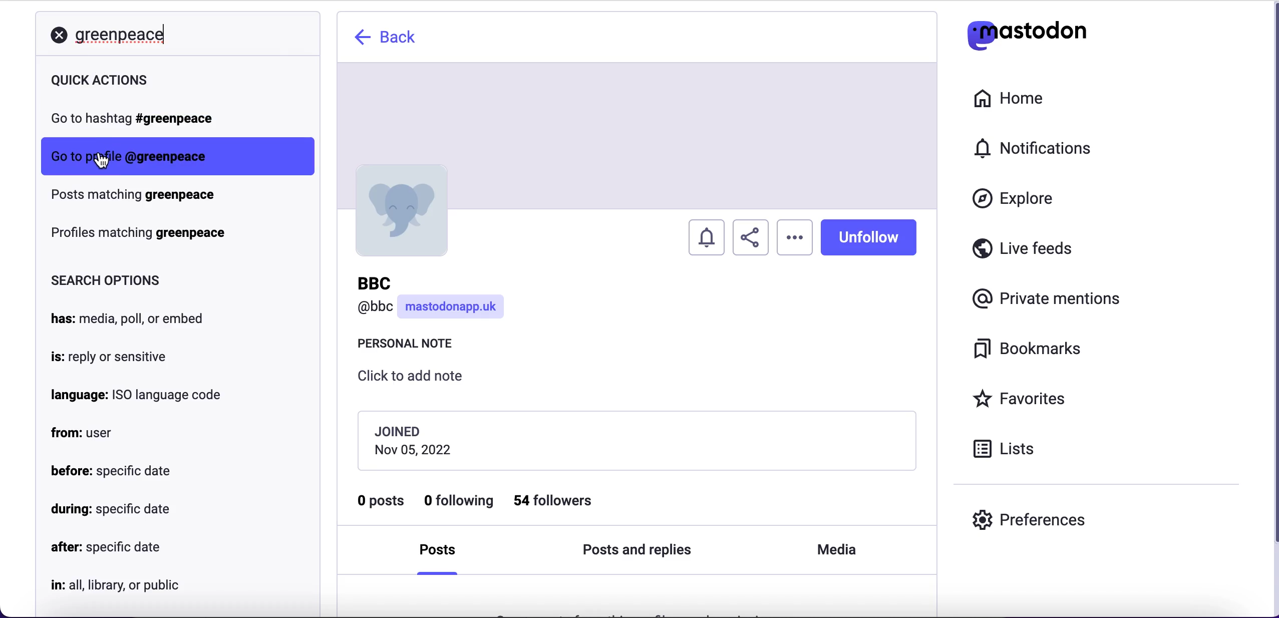  What do you see at coordinates (460, 502) in the screenshot?
I see `0 following` at bounding box center [460, 502].